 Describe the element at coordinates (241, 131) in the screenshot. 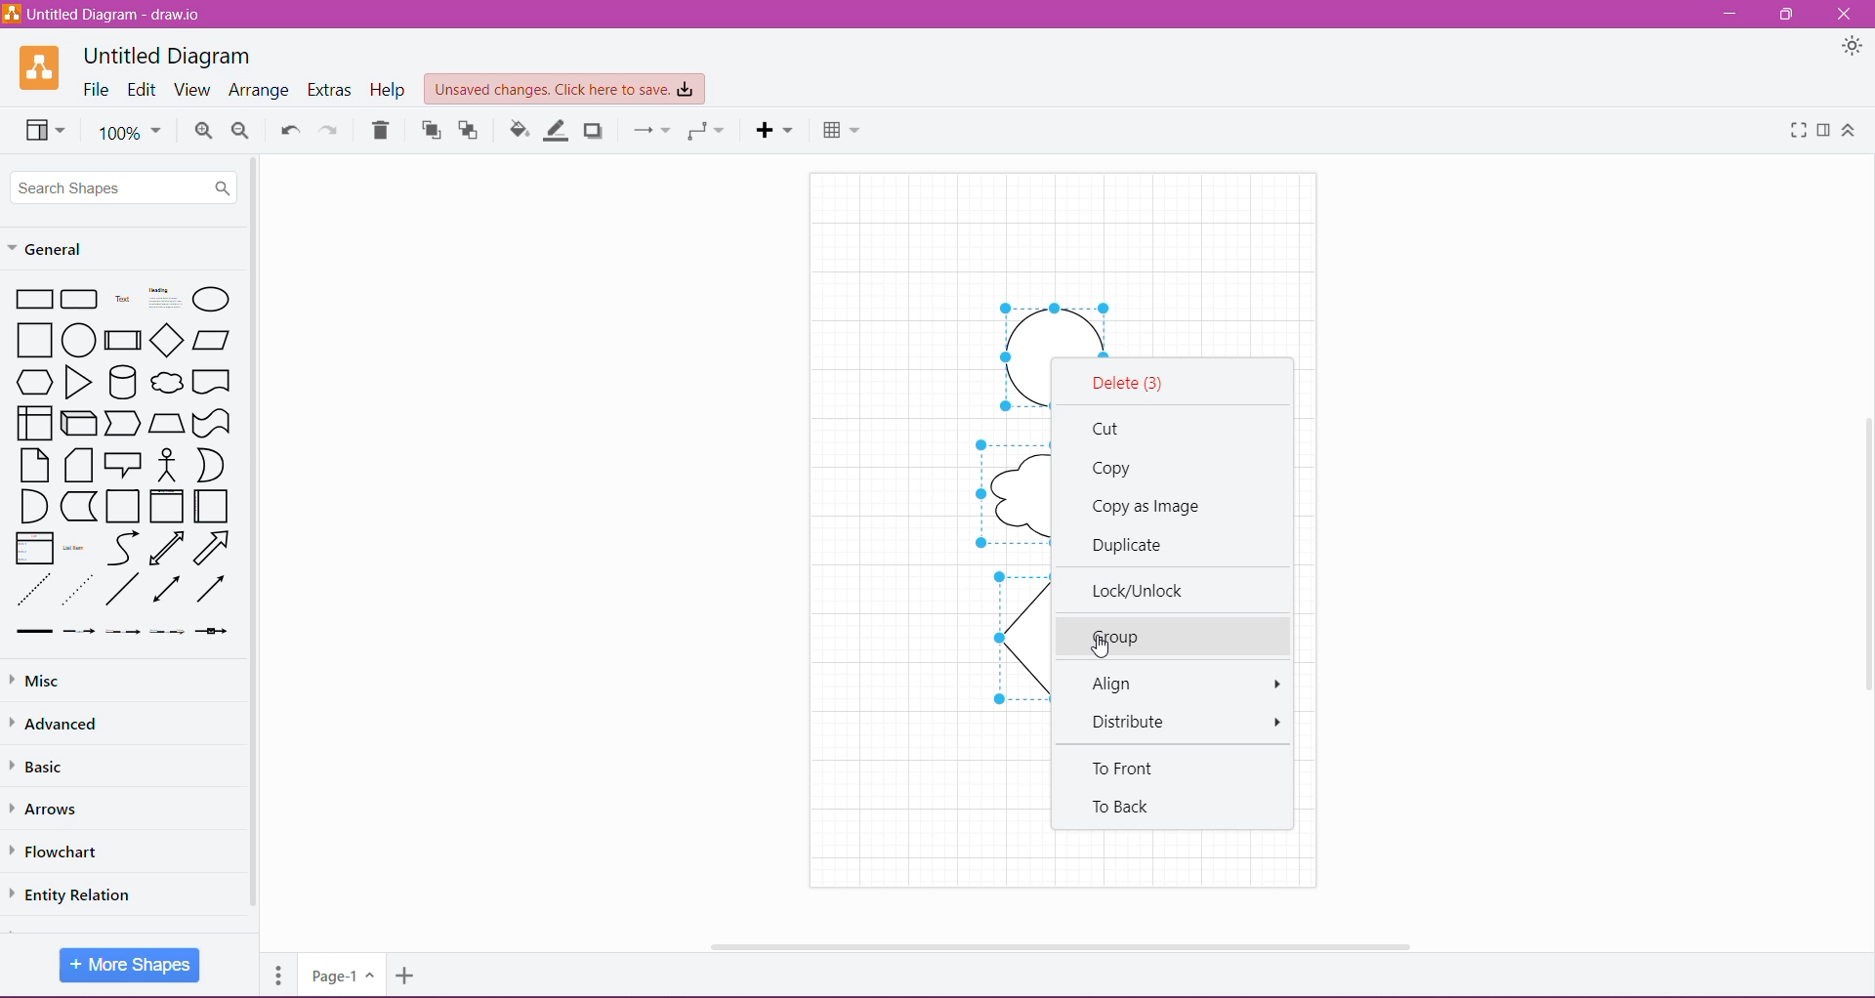

I see `Zoom Out` at that location.